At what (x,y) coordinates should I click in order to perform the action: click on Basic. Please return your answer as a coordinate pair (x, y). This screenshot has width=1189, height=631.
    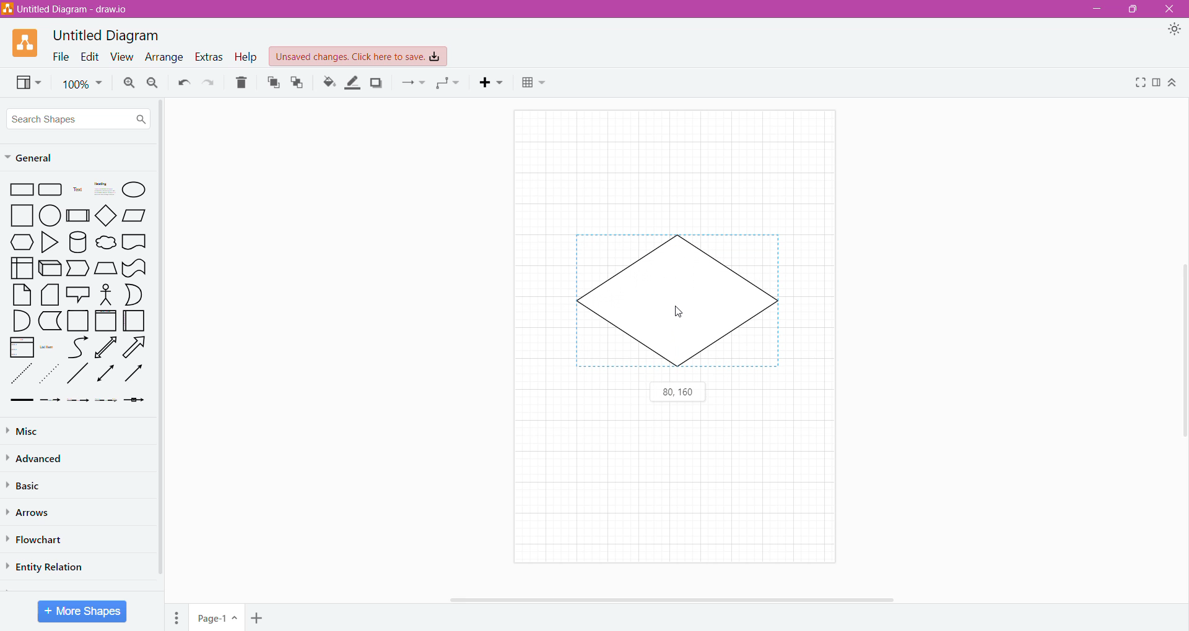
    Looking at the image, I should click on (28, 484).